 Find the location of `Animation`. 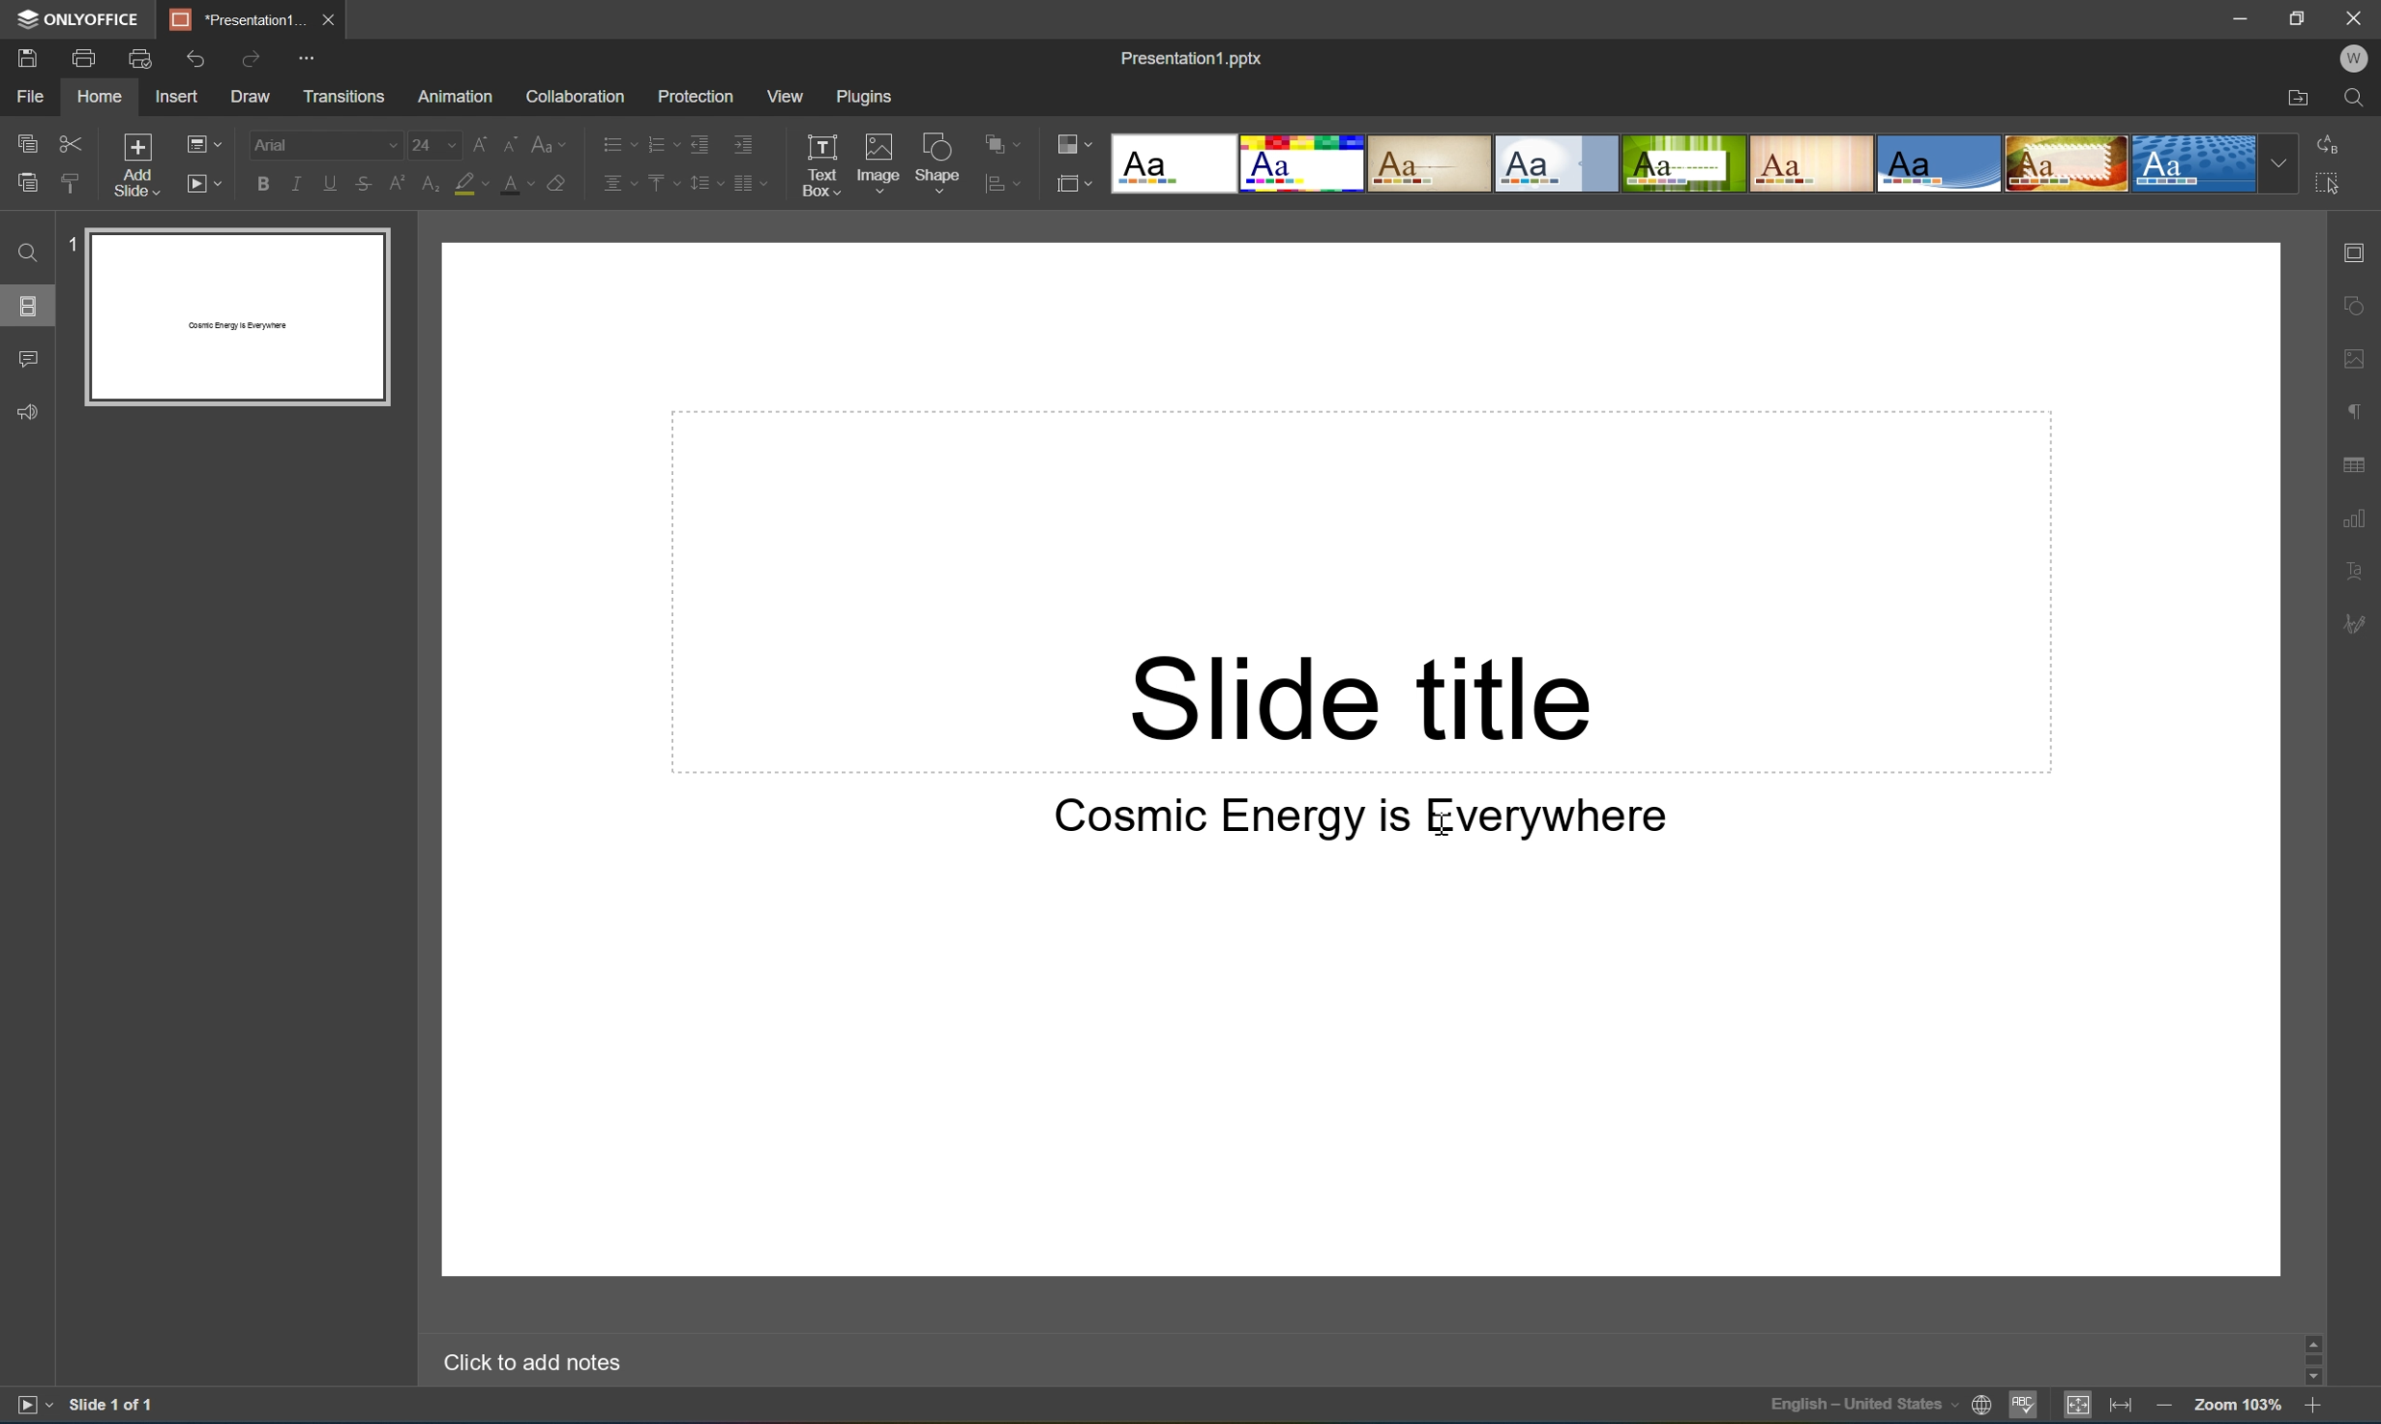

Animation is located at coordinates (462, 92).